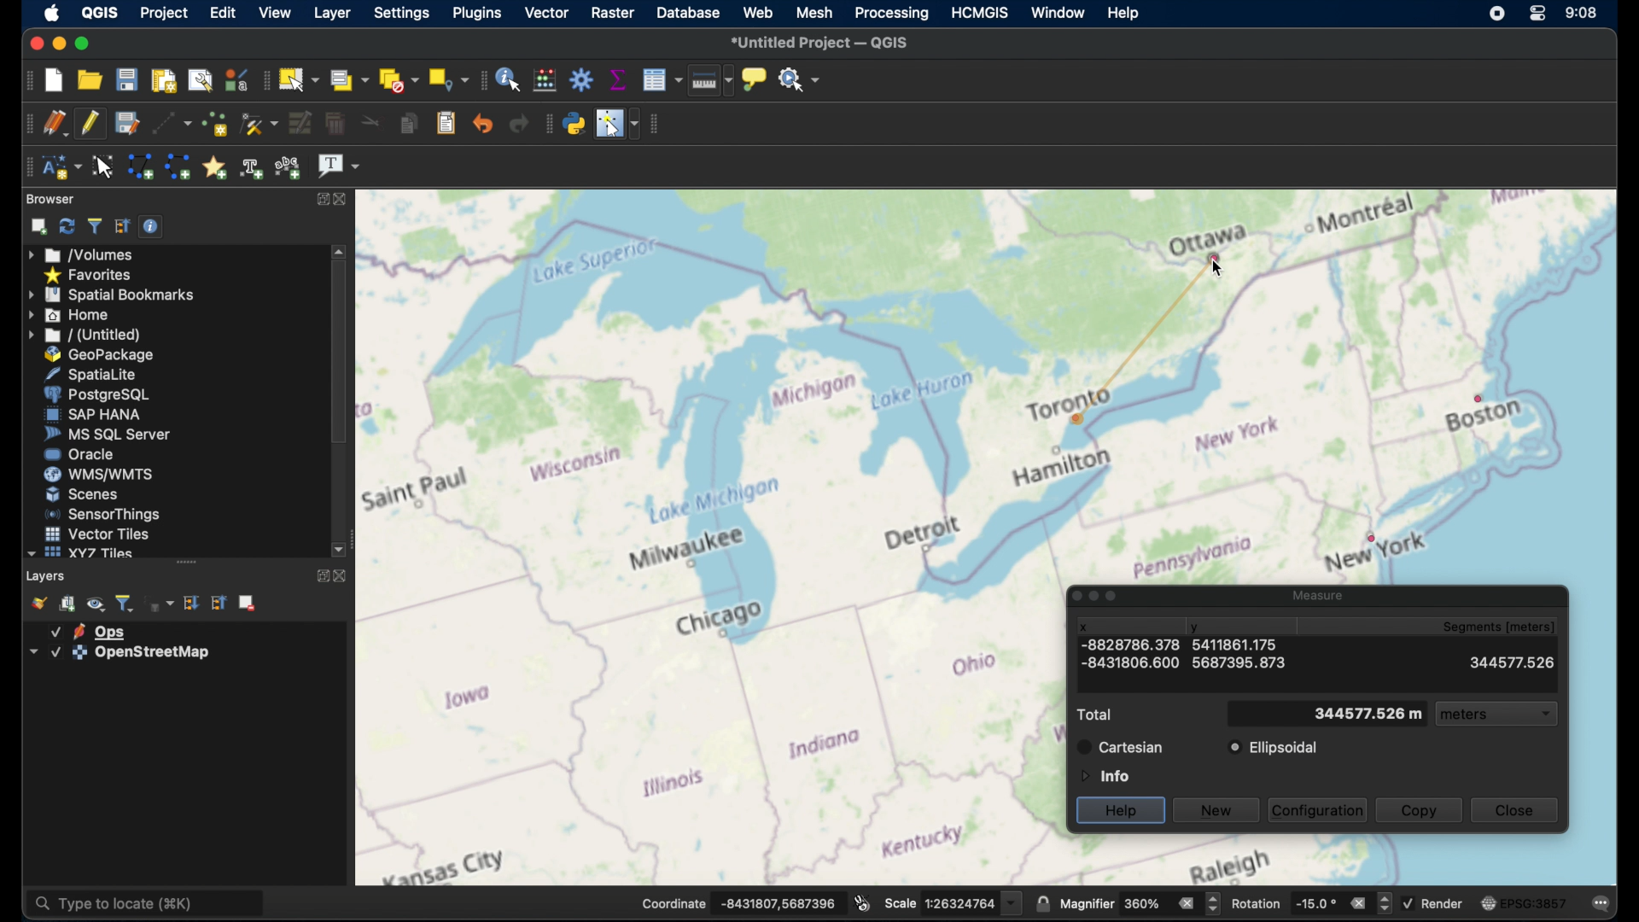  Describe the element at coordinates (112, 294) in the screenshot. I see `spatial bookmarks` at that location.